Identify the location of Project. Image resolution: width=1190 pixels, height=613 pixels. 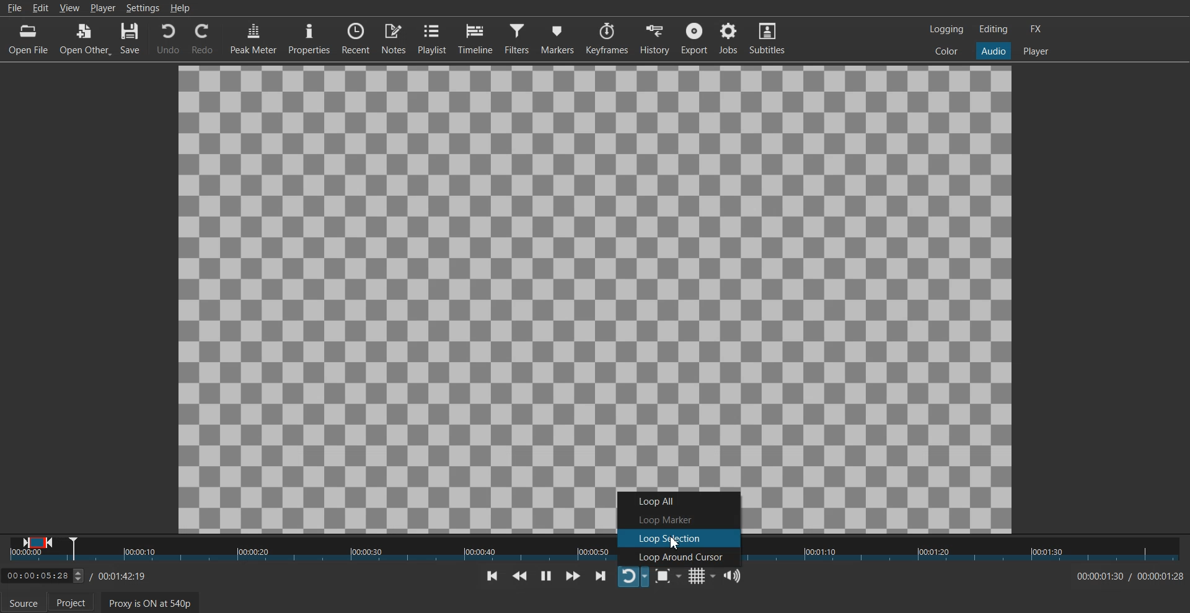
(75, 602).